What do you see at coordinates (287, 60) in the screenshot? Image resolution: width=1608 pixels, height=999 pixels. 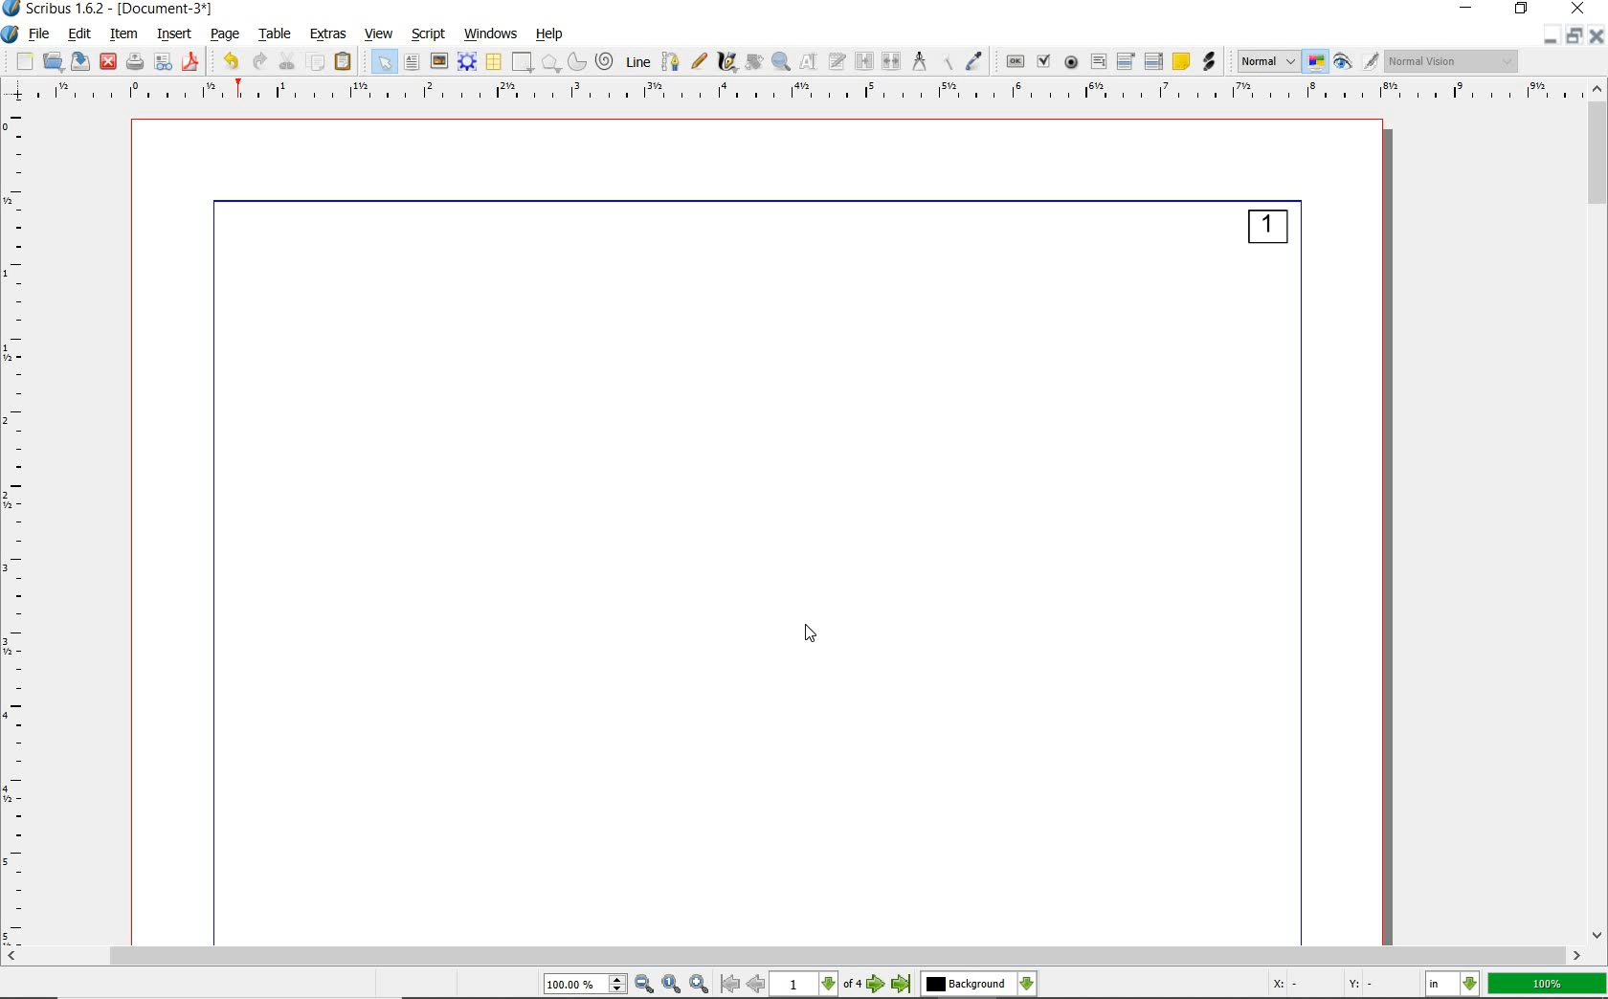 I see `cut` at bounding box center [287, 60].